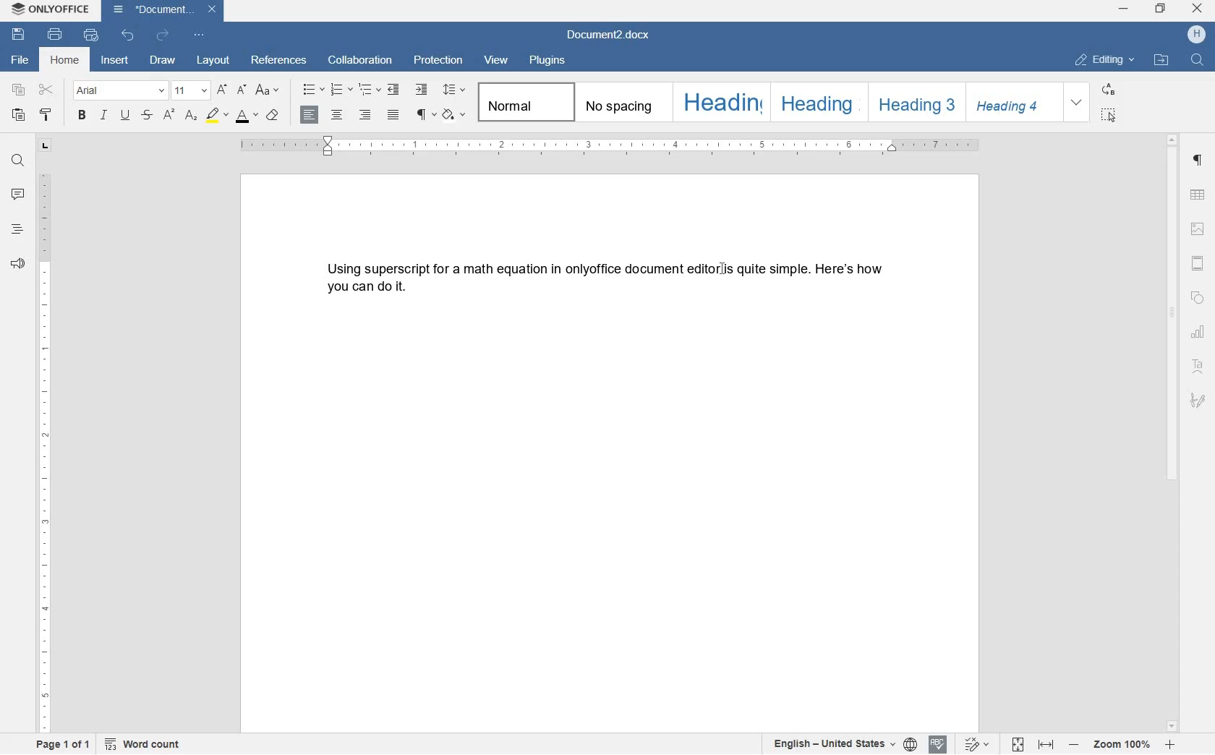 The width and height of the screenshot is (1215, 755). I want to click on insert, so click(117, 59).